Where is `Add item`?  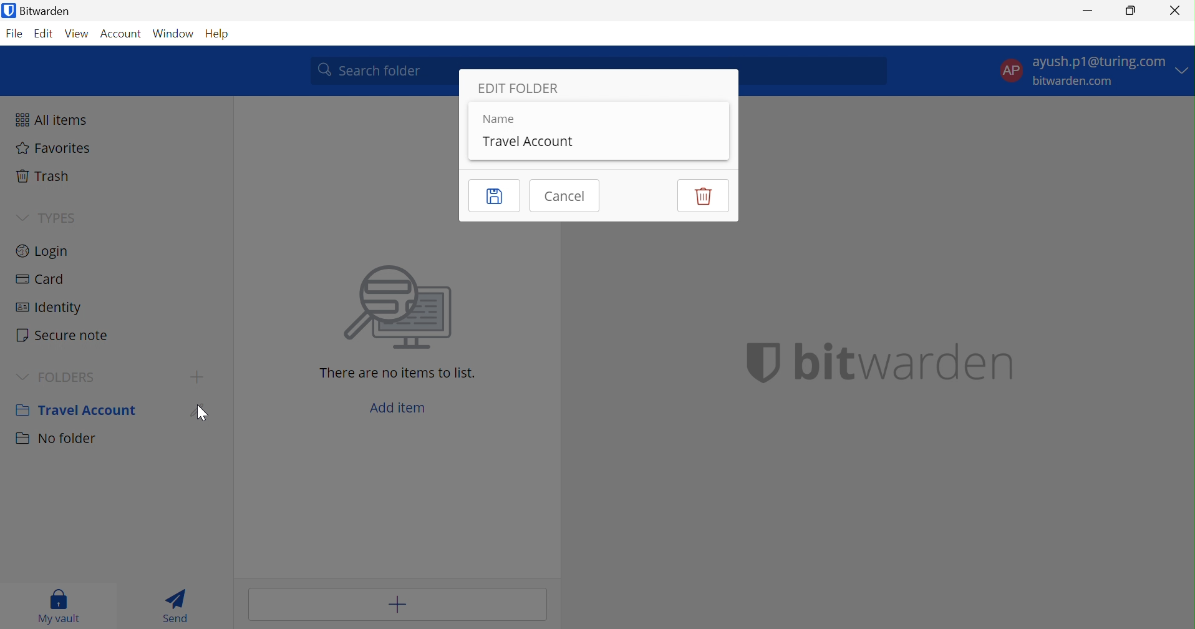 Add item is located at coordinates (396, 604).